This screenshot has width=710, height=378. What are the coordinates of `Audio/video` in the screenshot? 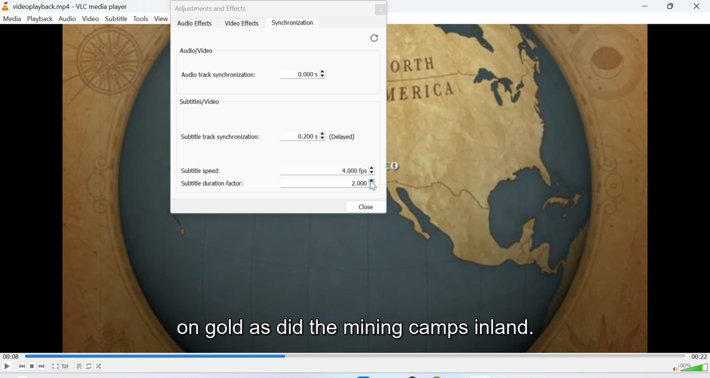 It's located at (197, 51).